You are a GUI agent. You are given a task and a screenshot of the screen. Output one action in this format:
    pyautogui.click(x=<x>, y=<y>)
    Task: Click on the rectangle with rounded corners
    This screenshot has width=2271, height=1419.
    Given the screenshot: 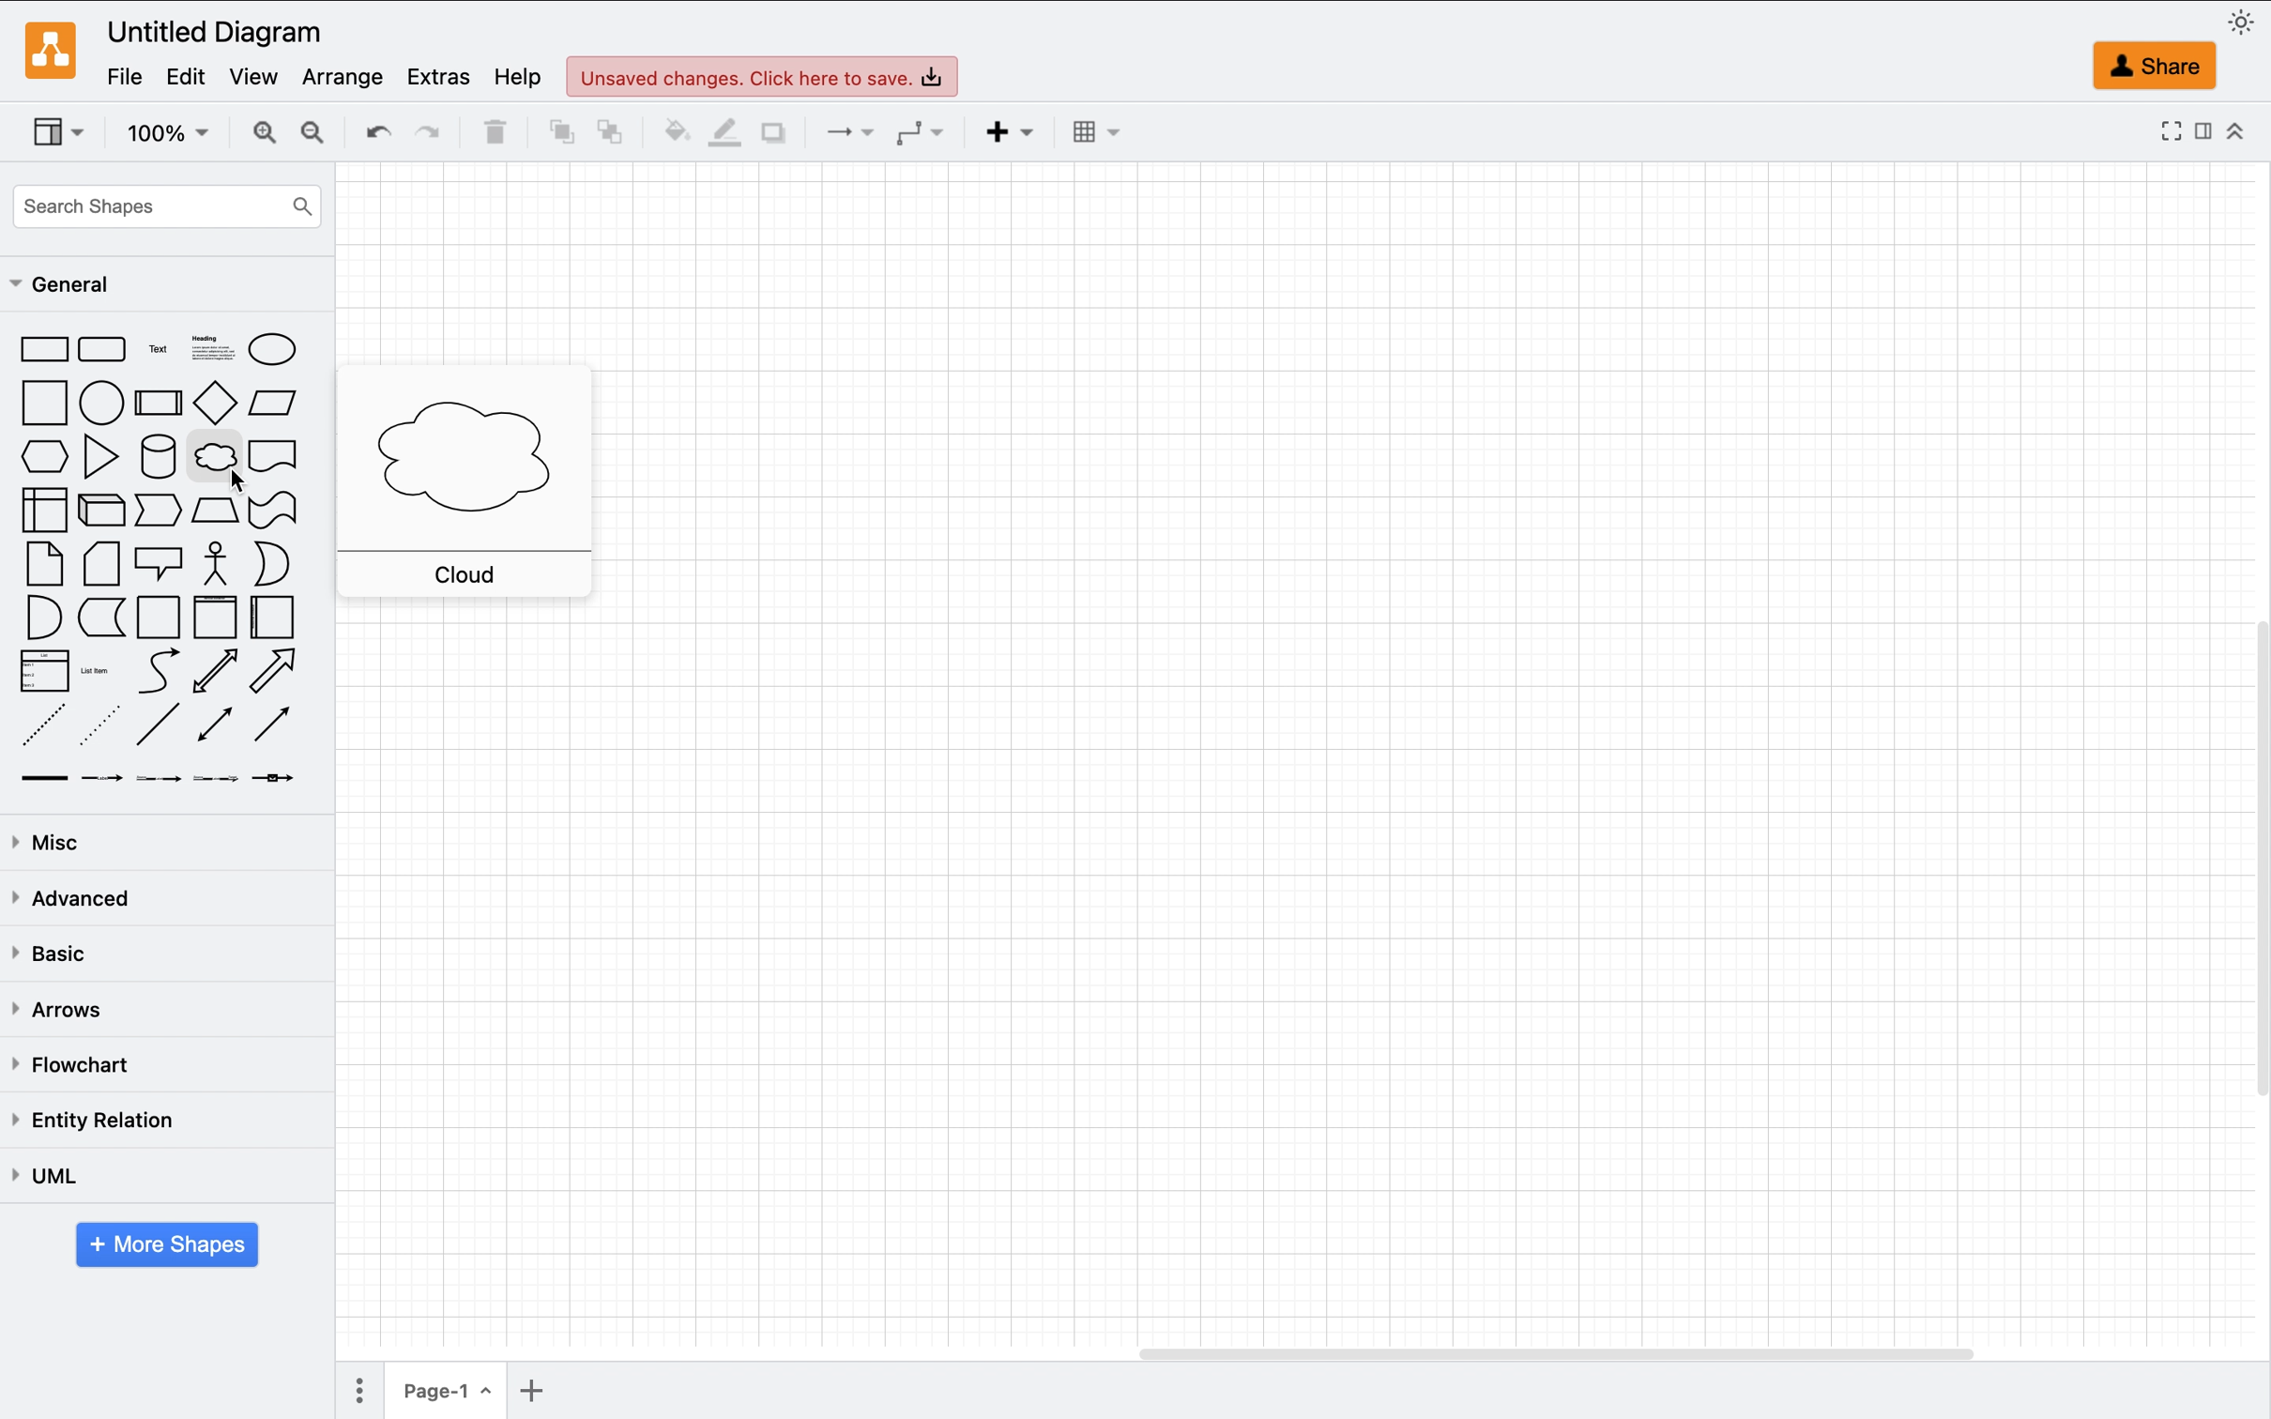 What is the action you would take?
    pyautogui.click(x=103, y=350)
    